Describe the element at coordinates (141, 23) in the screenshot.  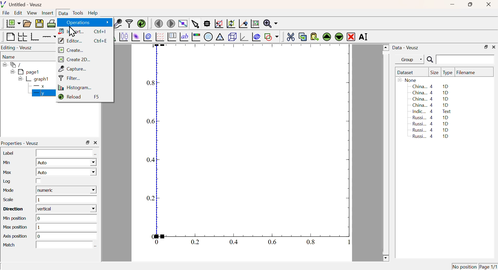
I see `Reload linked dataset` at that location.